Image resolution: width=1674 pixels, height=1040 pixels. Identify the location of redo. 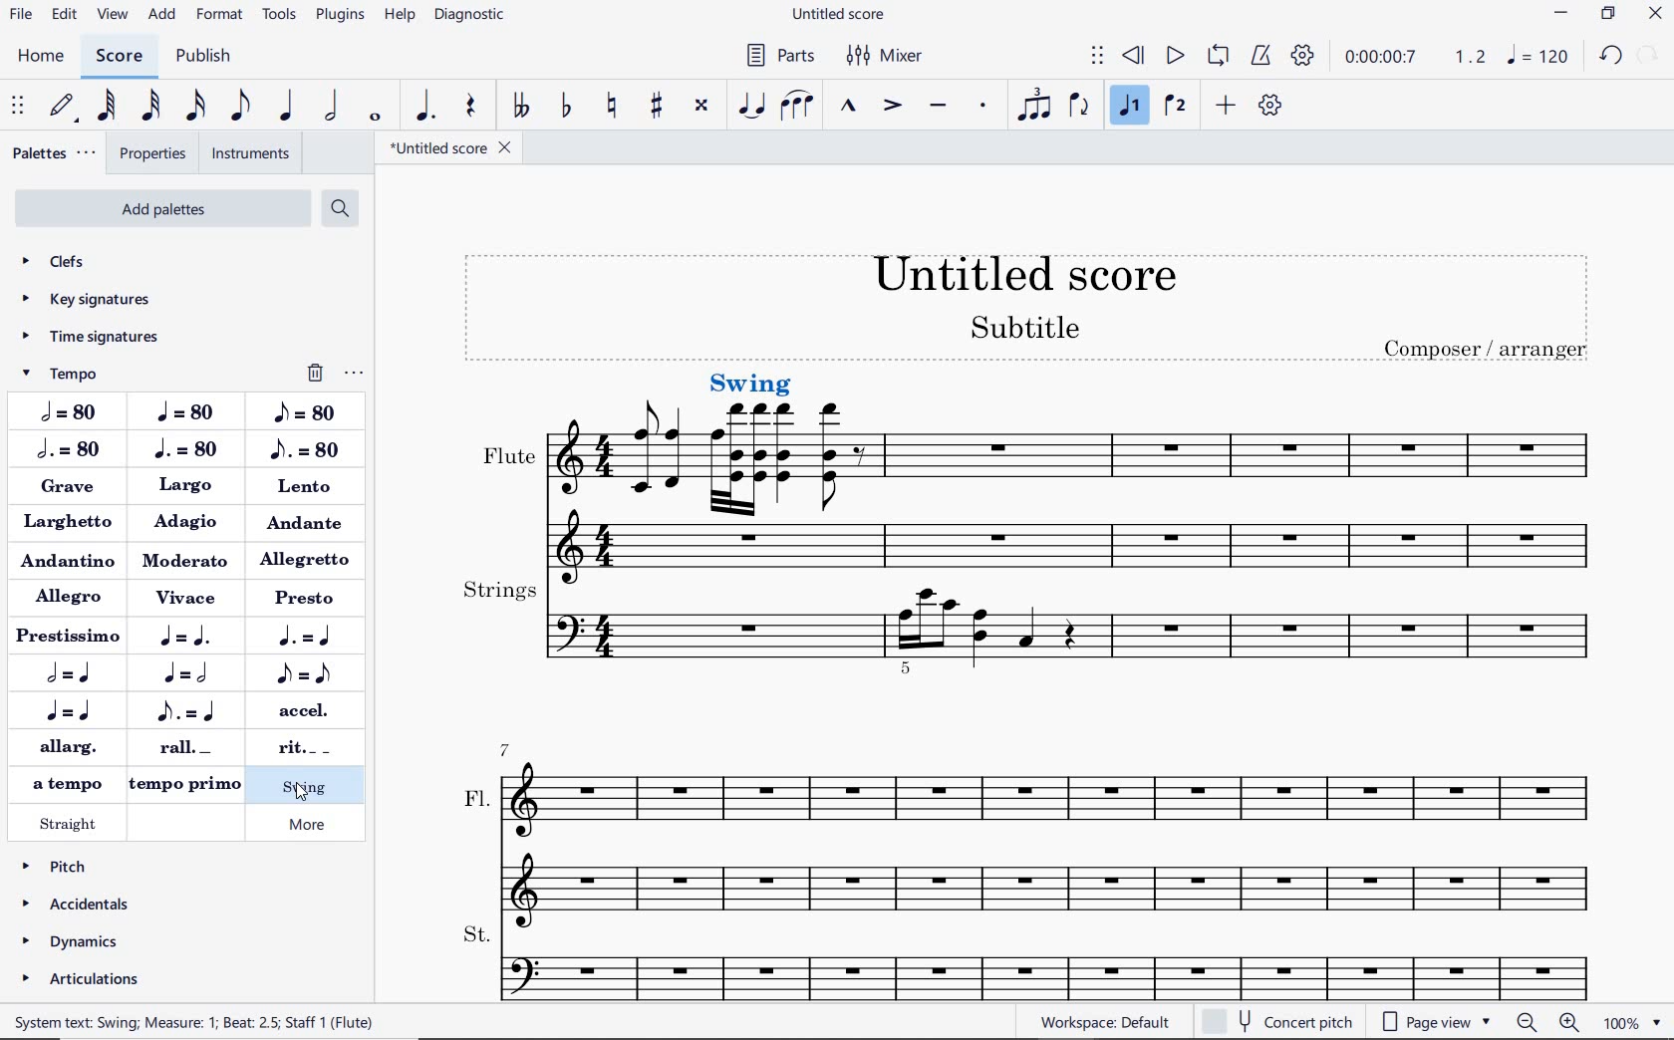
(1649, 57).